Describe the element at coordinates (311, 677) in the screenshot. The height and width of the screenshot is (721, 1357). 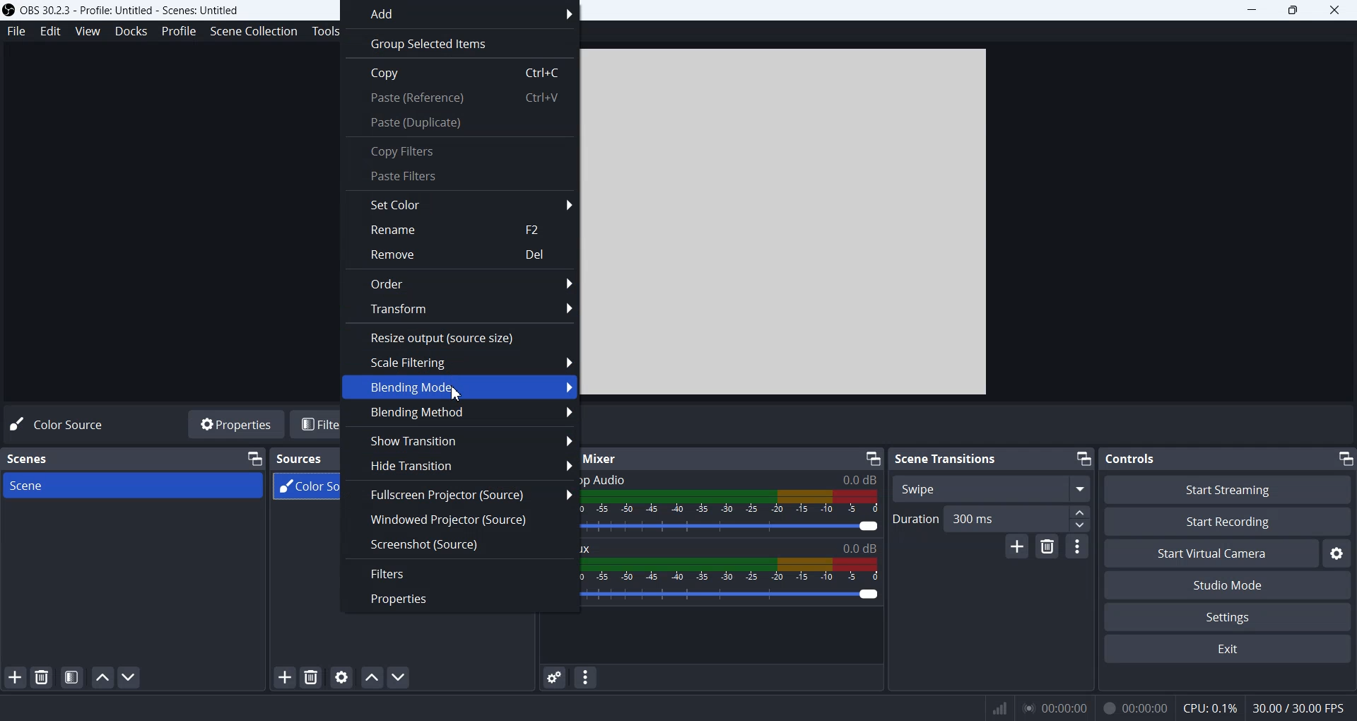
I see `Remove Source` at that location.